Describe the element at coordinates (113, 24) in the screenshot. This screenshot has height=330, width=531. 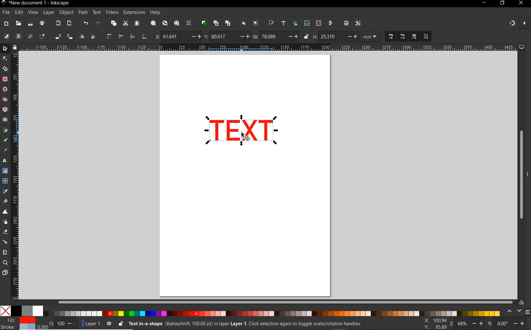
I see `copy` at that location.